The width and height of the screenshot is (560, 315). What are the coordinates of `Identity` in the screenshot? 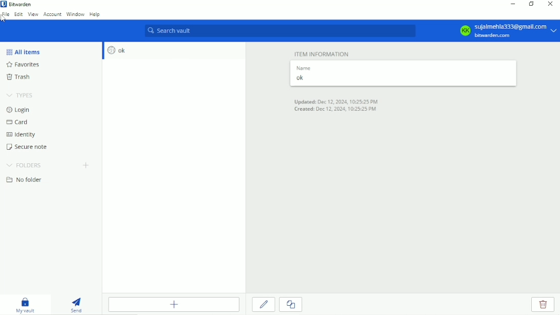 It's located at (24, 135).